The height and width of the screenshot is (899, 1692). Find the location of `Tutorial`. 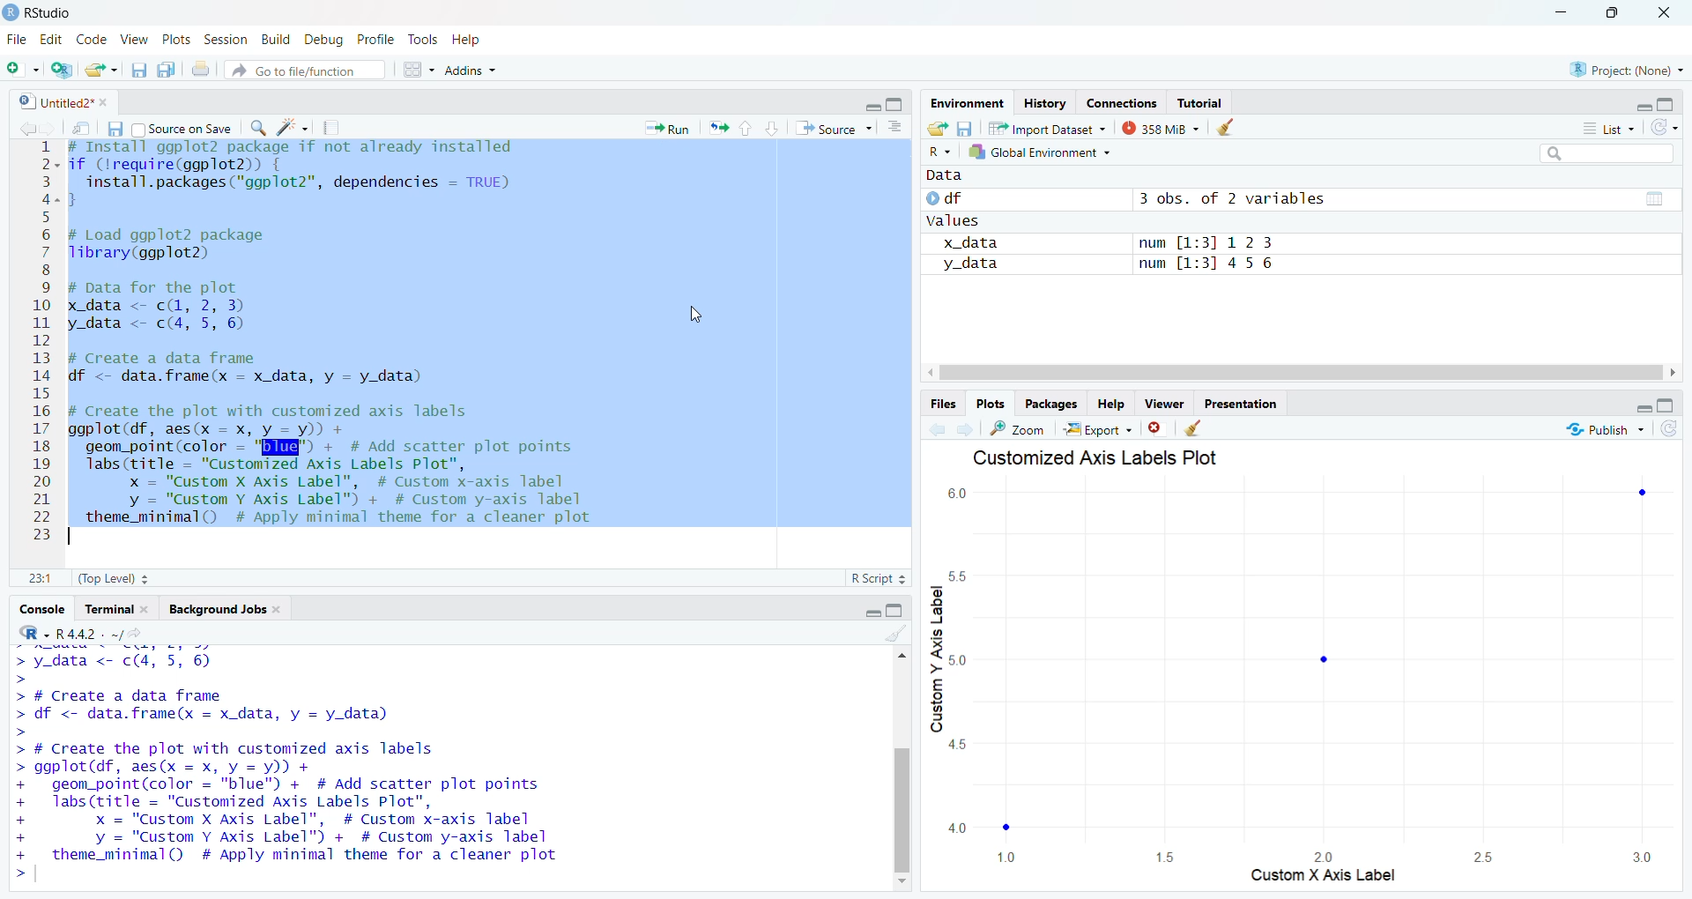

Tutorial is located at coordinates (1204, 103).